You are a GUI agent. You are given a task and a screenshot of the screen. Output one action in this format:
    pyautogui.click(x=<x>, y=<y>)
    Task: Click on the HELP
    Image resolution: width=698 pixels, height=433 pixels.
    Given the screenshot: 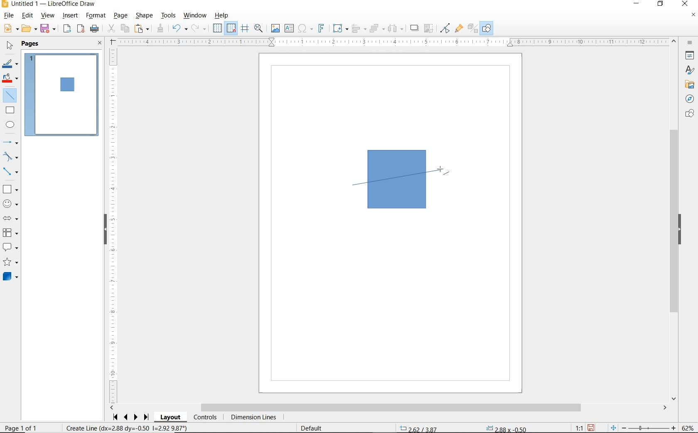 What is the action you would take?
    pyautogui.click(x=224, y=15)
    